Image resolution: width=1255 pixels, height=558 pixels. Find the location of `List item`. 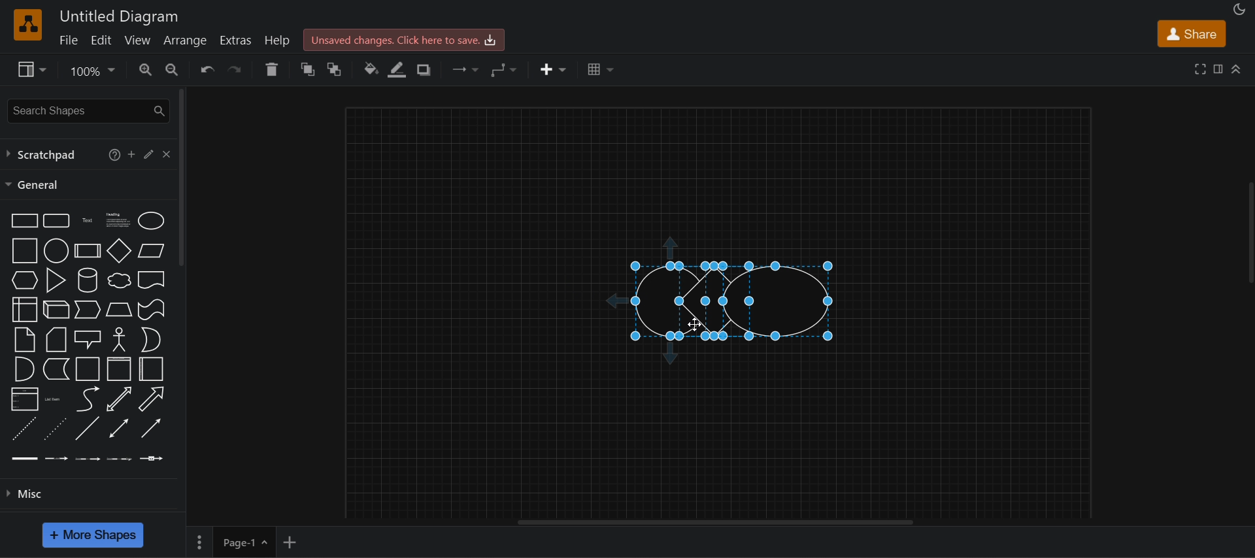

List item is located at coordinates (54, 399).